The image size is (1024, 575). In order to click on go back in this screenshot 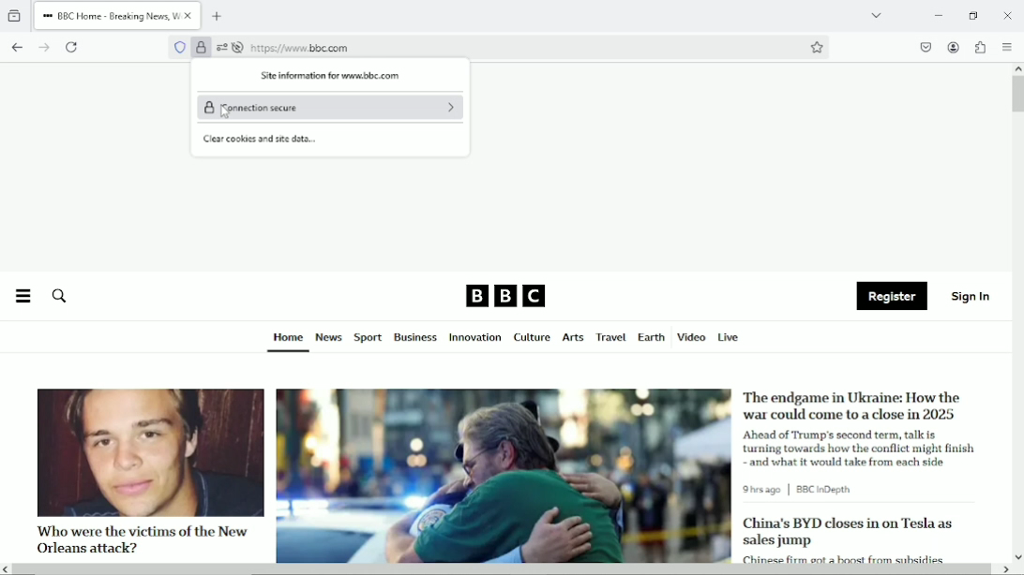, I will do `click(17, 46)`.